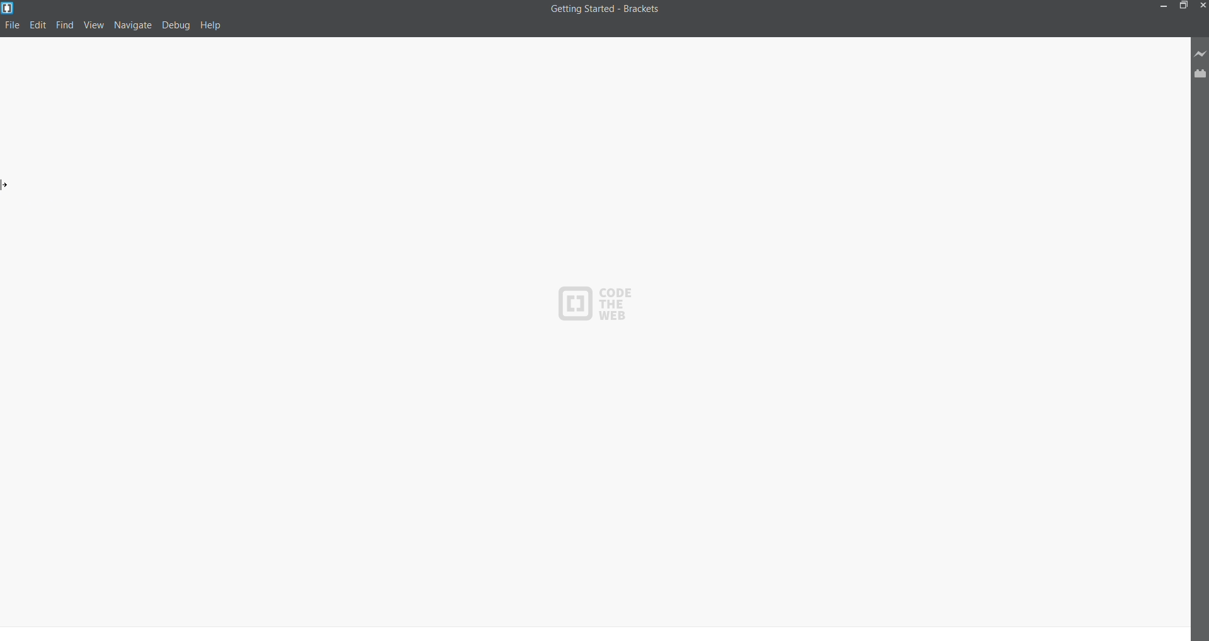  What do you see at coordinates (37, 25) in the screenshot?
I see `edit` at bounding box center [37, 25].